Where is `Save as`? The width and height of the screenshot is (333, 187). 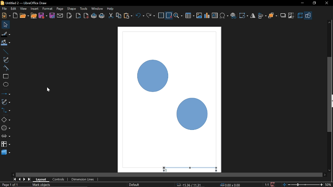 Save as is located at coordinates (52, 16).